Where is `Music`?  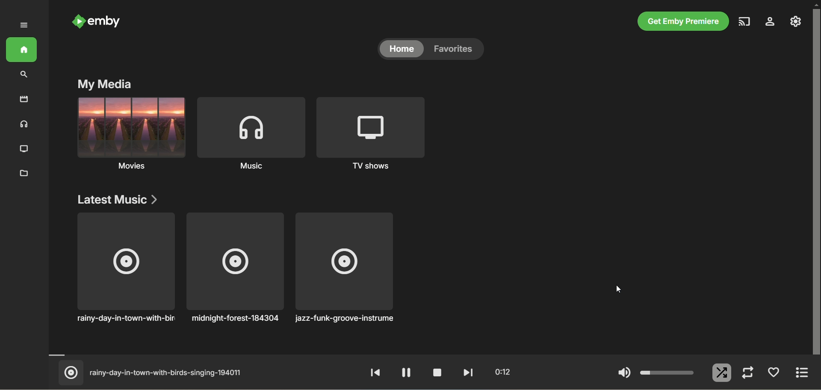
Music is located at coordinates (251, 133).